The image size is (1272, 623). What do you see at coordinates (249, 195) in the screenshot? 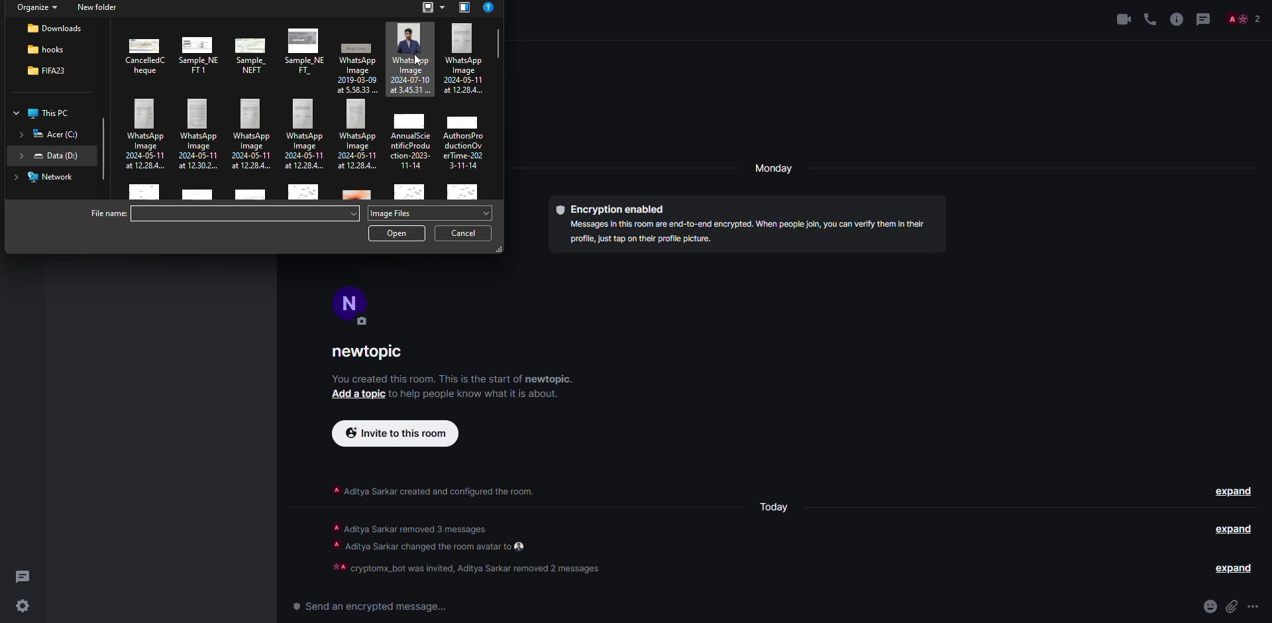
I see `click to select` at bounding box center [249, 195].